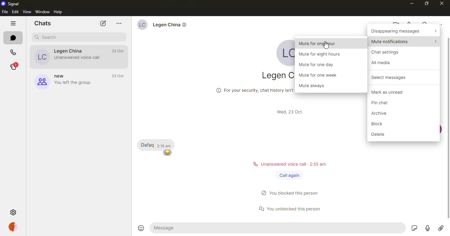 This screenshot has width=450, height=236. I want to click on message, so click(278, 228).